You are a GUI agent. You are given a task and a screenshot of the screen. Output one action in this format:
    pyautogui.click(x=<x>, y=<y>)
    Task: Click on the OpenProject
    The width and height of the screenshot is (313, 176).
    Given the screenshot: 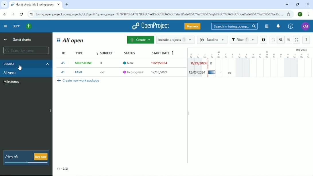 What is the action you would take?
    pyautogui.click(x=151, y=26)
    